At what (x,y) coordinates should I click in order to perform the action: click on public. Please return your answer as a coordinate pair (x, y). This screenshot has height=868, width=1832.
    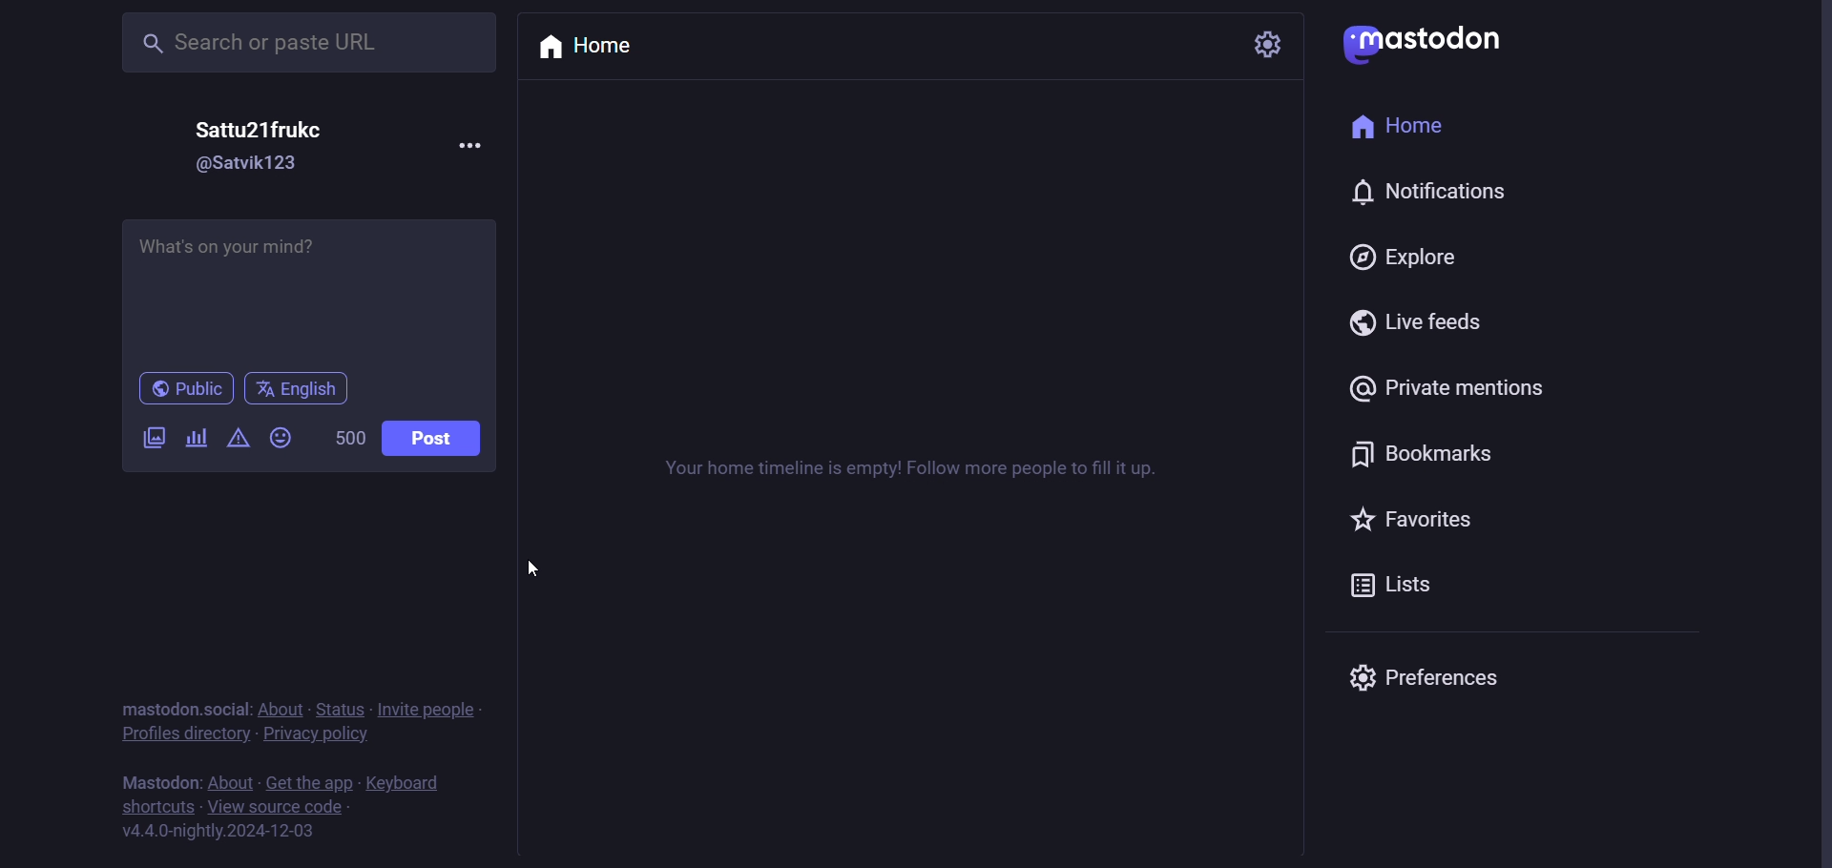
    Looking at the image, I should click on (182, 388).